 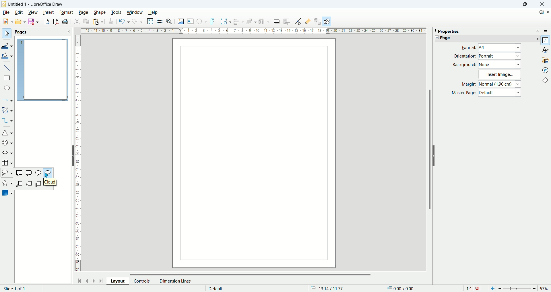 I want to click on Default, so click(x=500, y=93).